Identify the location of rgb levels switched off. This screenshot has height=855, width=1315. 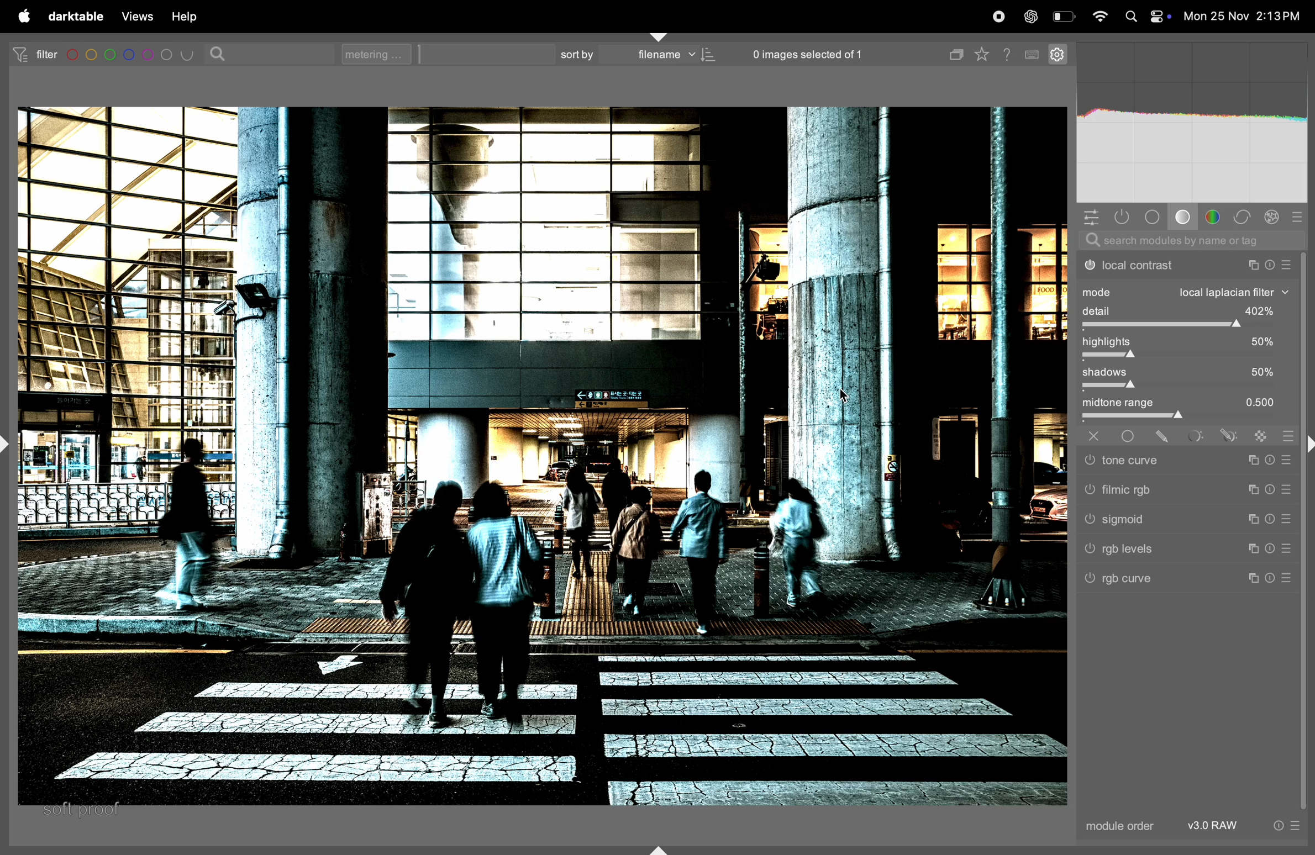
(1088, 551).